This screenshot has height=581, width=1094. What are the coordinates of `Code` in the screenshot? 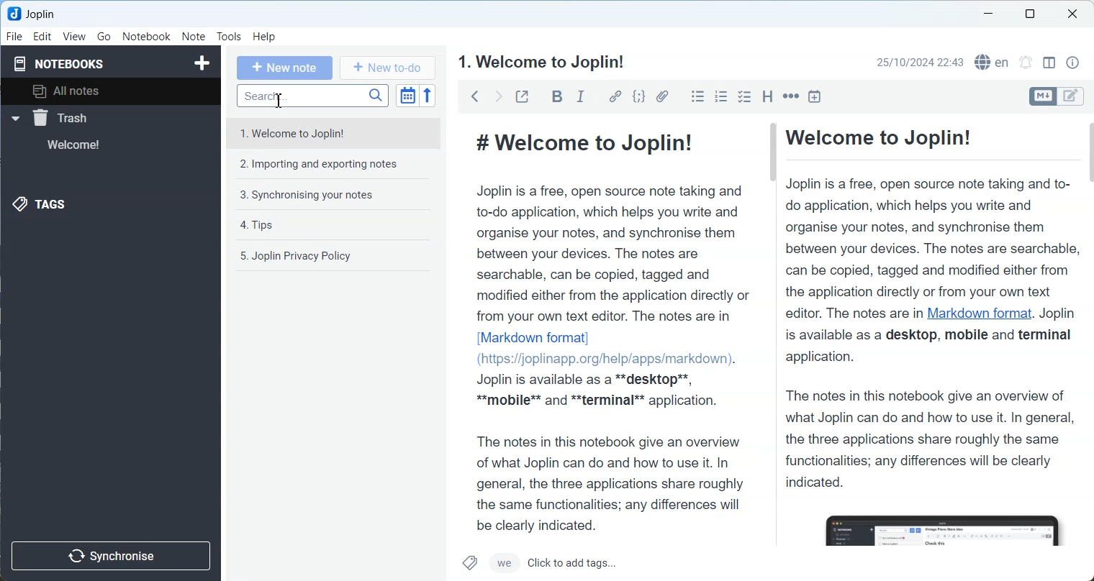 It's located at (638, 96).